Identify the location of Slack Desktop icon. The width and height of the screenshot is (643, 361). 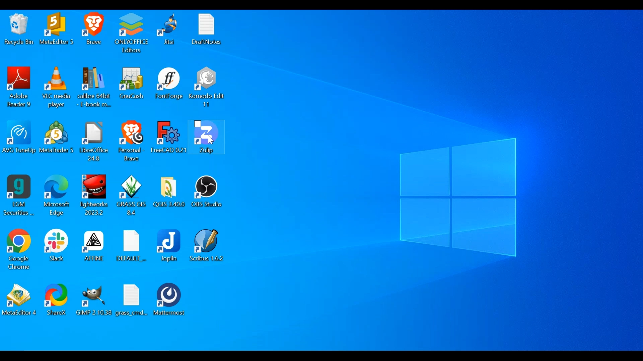
(58, 245).